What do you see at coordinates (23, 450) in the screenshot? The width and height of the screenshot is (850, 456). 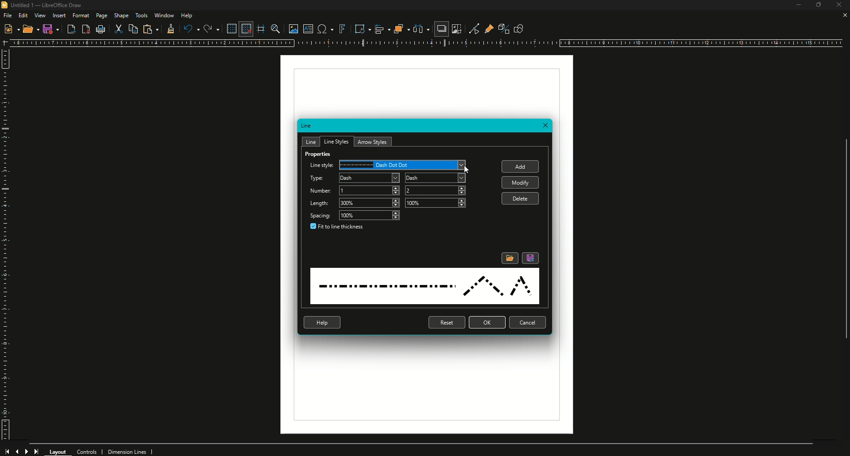 I see `forward and backward button` at bounding box center [23, 450].